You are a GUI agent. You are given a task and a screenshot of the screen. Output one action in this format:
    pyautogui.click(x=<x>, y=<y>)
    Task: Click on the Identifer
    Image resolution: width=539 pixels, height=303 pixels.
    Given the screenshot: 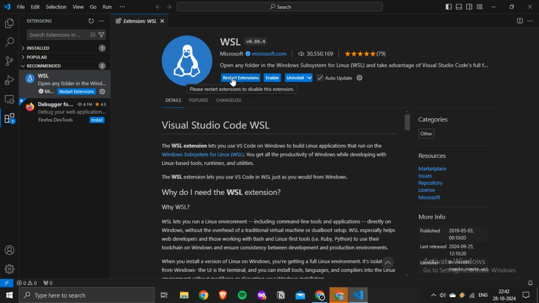 What is the action you would take?
    pyautogui.click(x=430, y=263)
    